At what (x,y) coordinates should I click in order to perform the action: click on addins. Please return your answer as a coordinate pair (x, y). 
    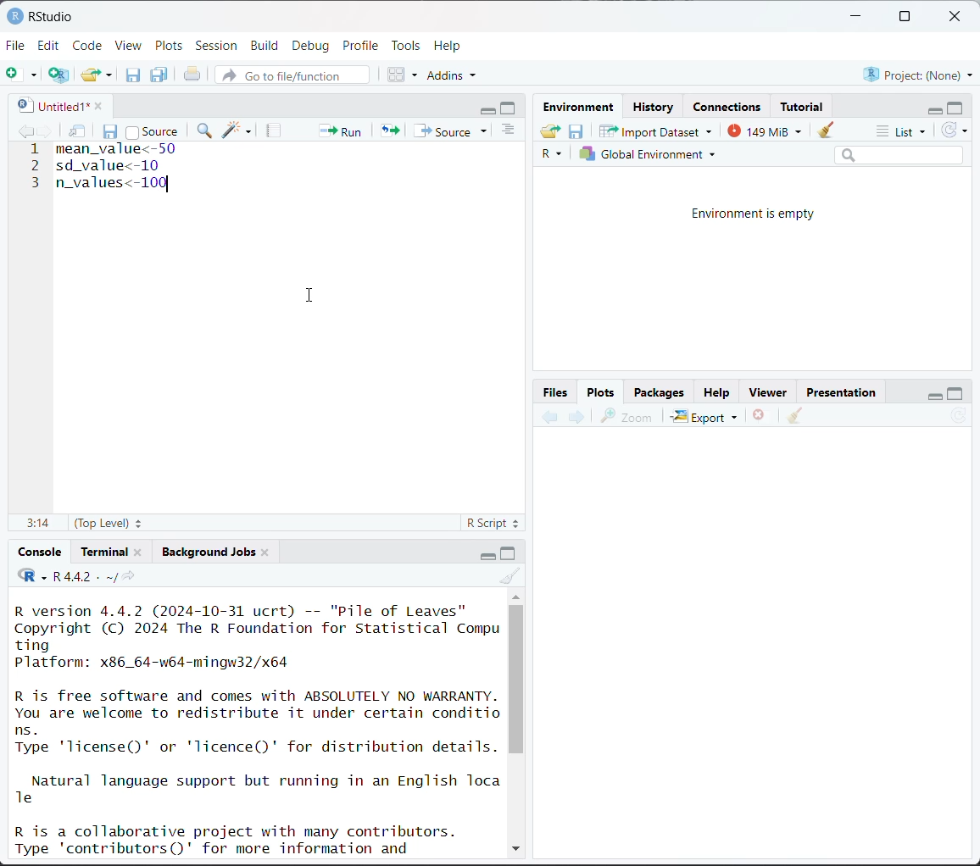
    Looking at the image, I should click on (454, 75).